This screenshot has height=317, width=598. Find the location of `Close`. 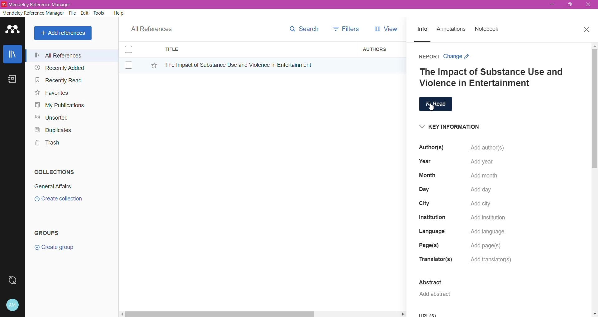

Close is located at coordinates (586, 30).